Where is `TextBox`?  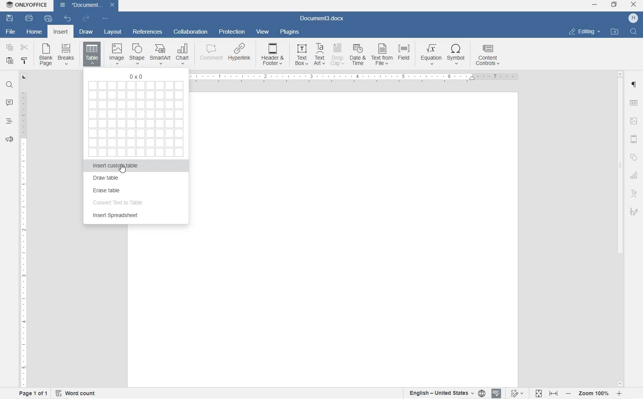 TextBox is located at coordinates (299, 55).